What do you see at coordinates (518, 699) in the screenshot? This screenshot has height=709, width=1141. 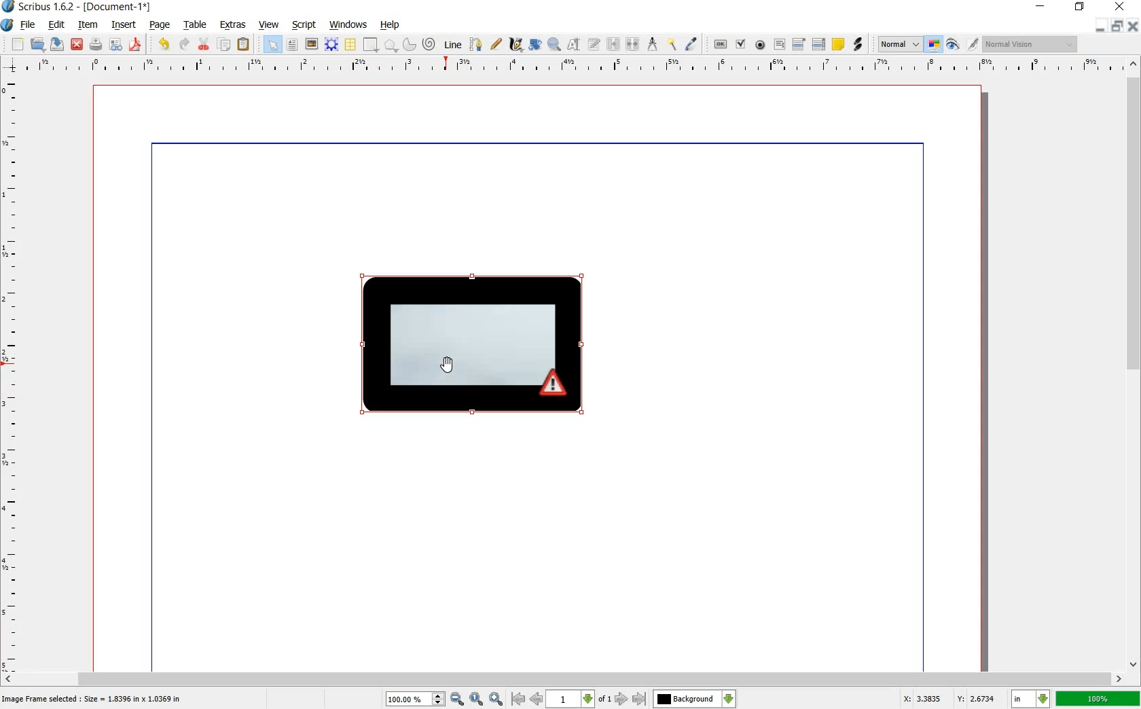 I see `go to antepenultimate page` at bounding box center [518, 699].